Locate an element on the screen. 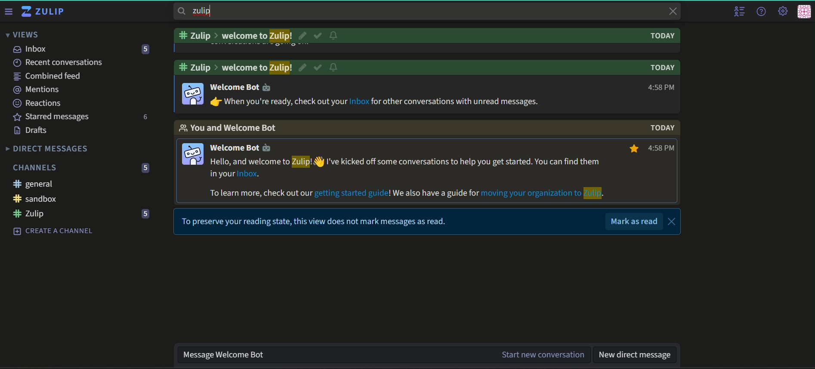  searchbar is located at coordinates (201, 11).